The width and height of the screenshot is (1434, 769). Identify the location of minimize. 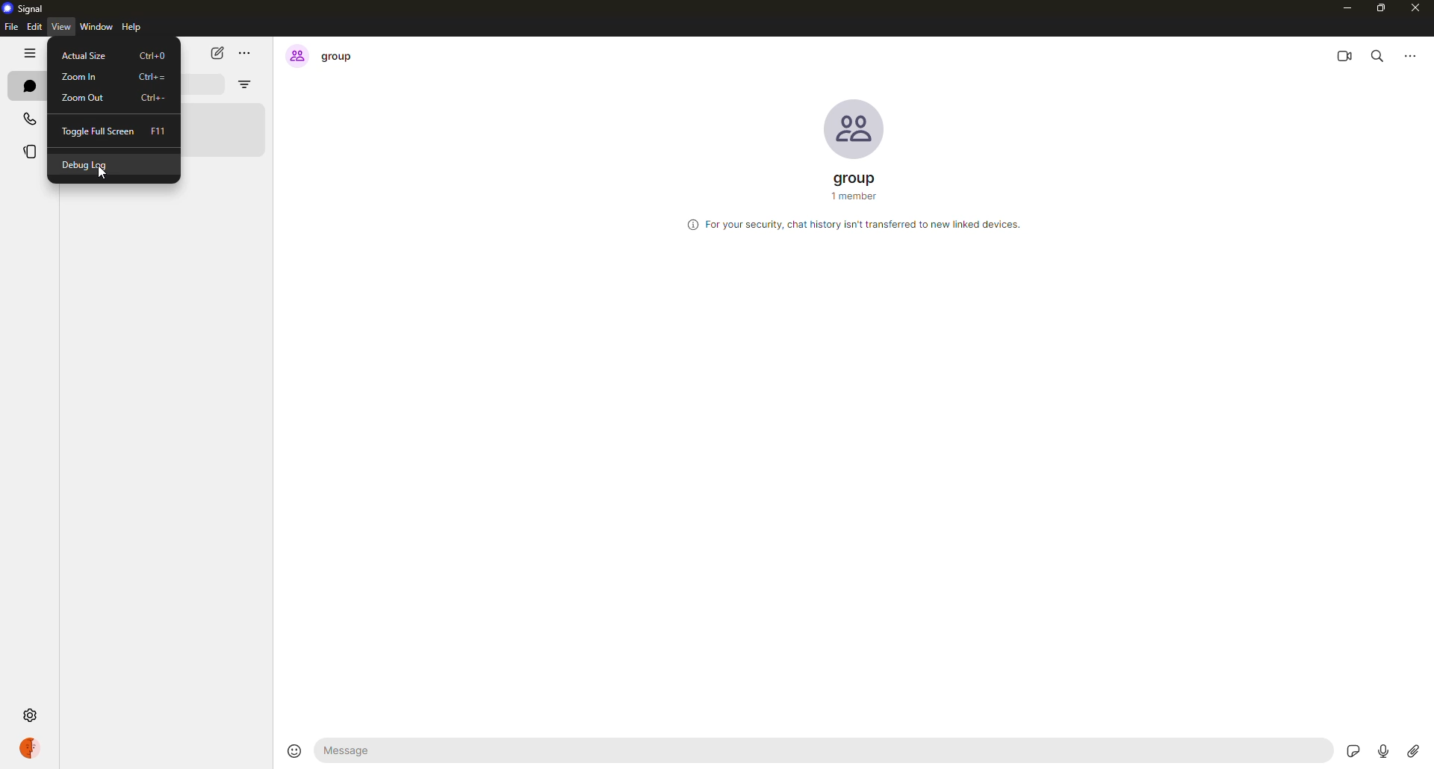
(1345, 8).